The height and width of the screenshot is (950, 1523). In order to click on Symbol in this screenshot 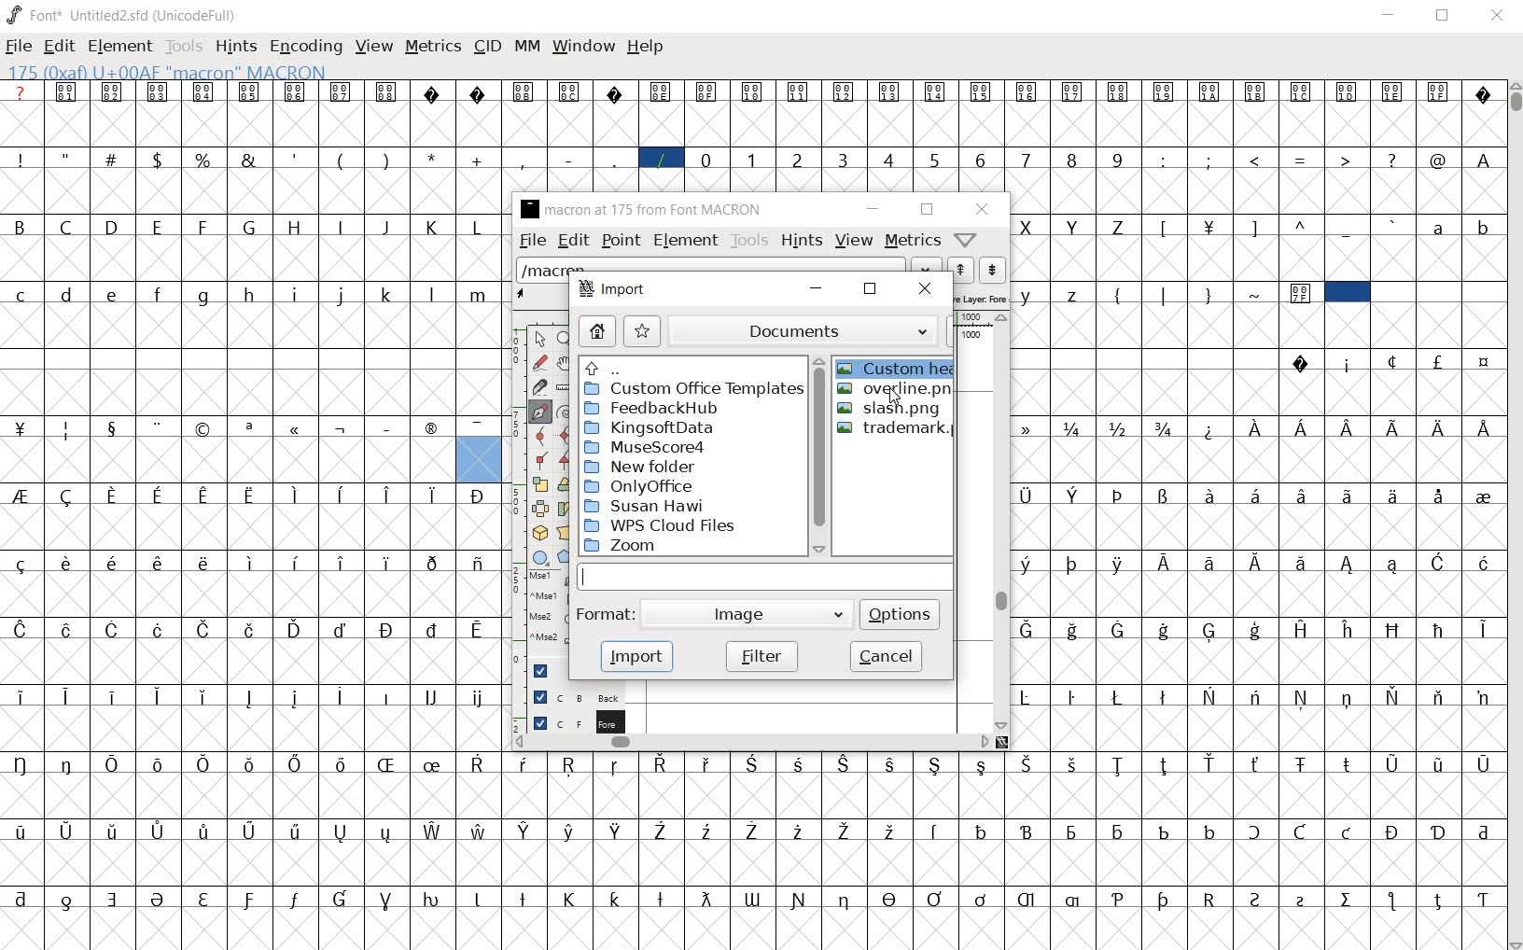, I will do `click(117, 563)`.